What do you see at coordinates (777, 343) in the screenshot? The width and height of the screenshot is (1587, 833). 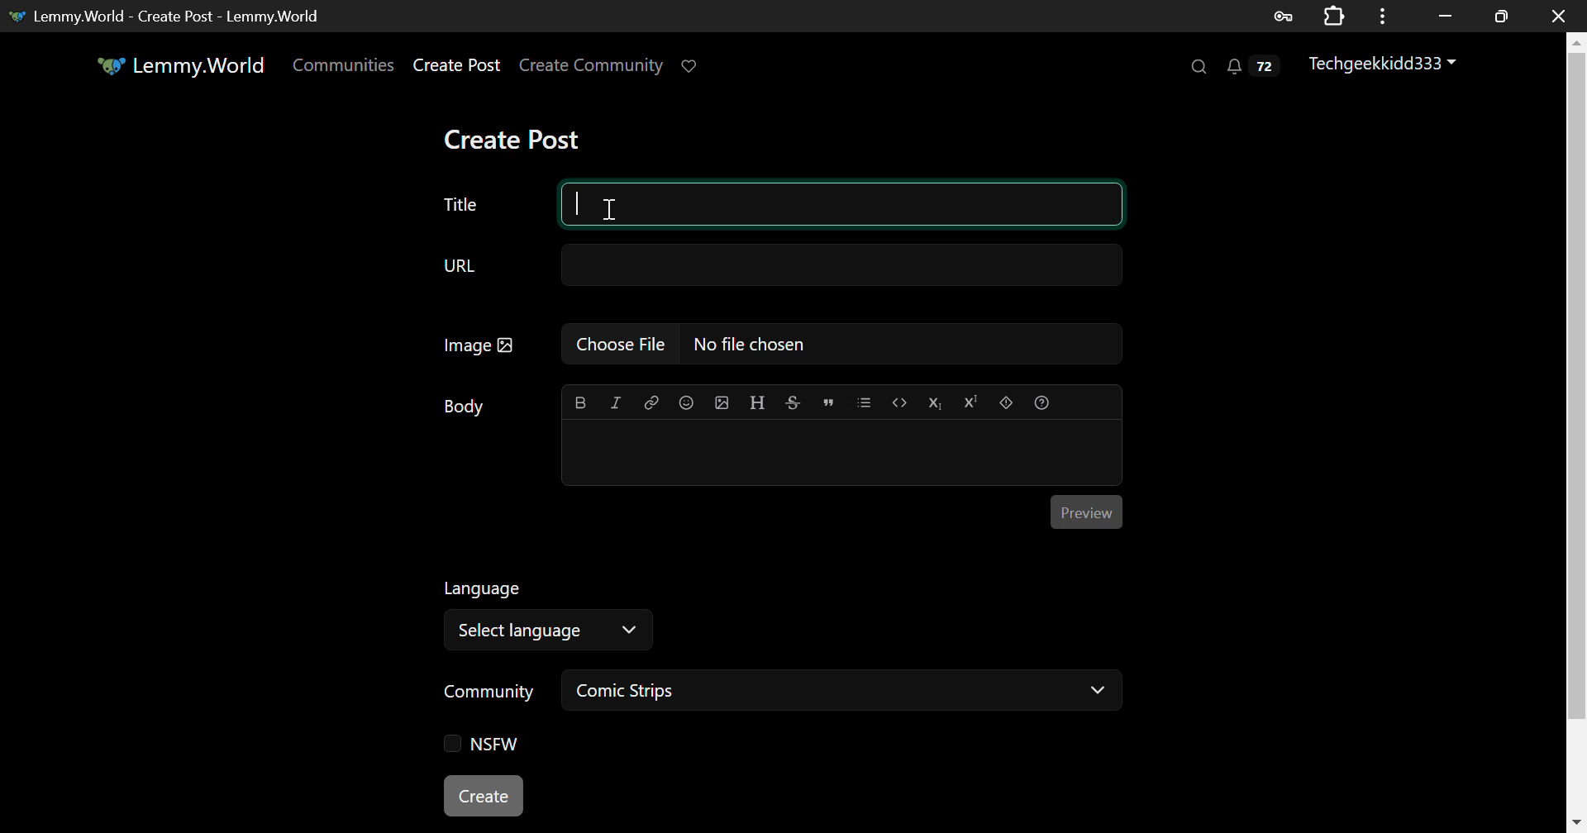 I see `Image Field` at bounding box center [777, 343].